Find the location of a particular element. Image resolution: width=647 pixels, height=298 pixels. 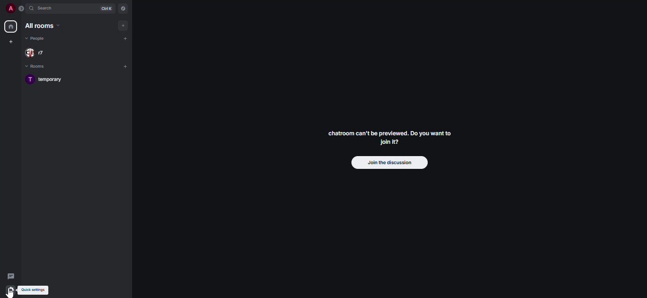

people is located at coordinates (38, 53).